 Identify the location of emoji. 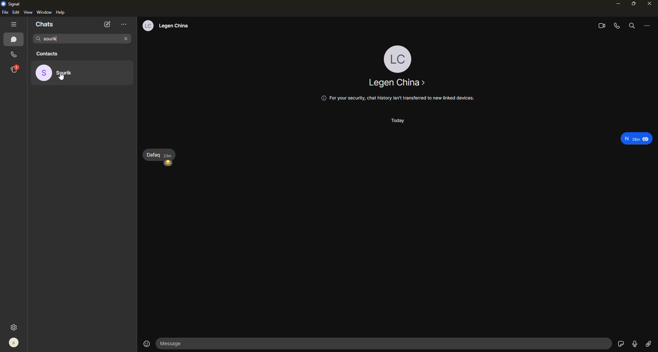
(147, 343).